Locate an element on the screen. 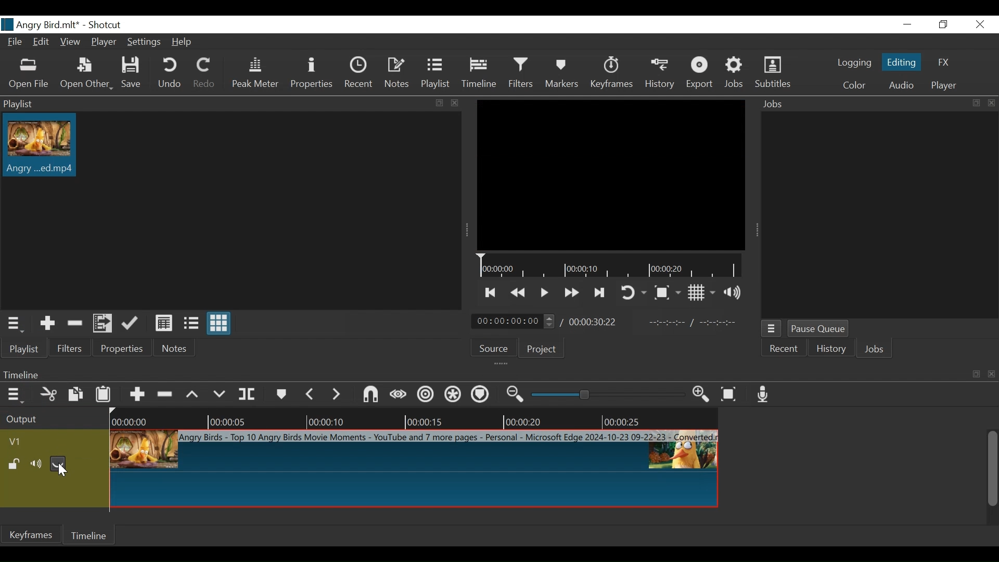  Total duration is located at coordinates (595, 322).